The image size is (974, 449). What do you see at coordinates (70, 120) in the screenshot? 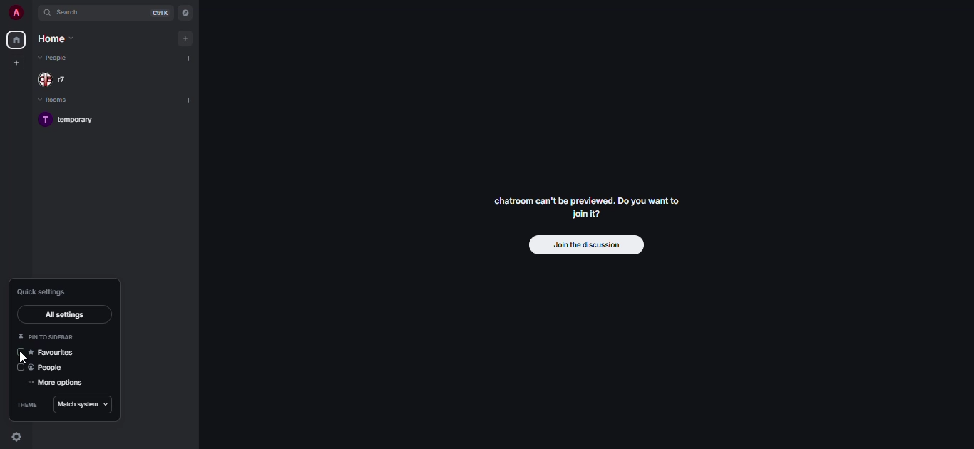
I see `room` at bounding box center [70, 120].